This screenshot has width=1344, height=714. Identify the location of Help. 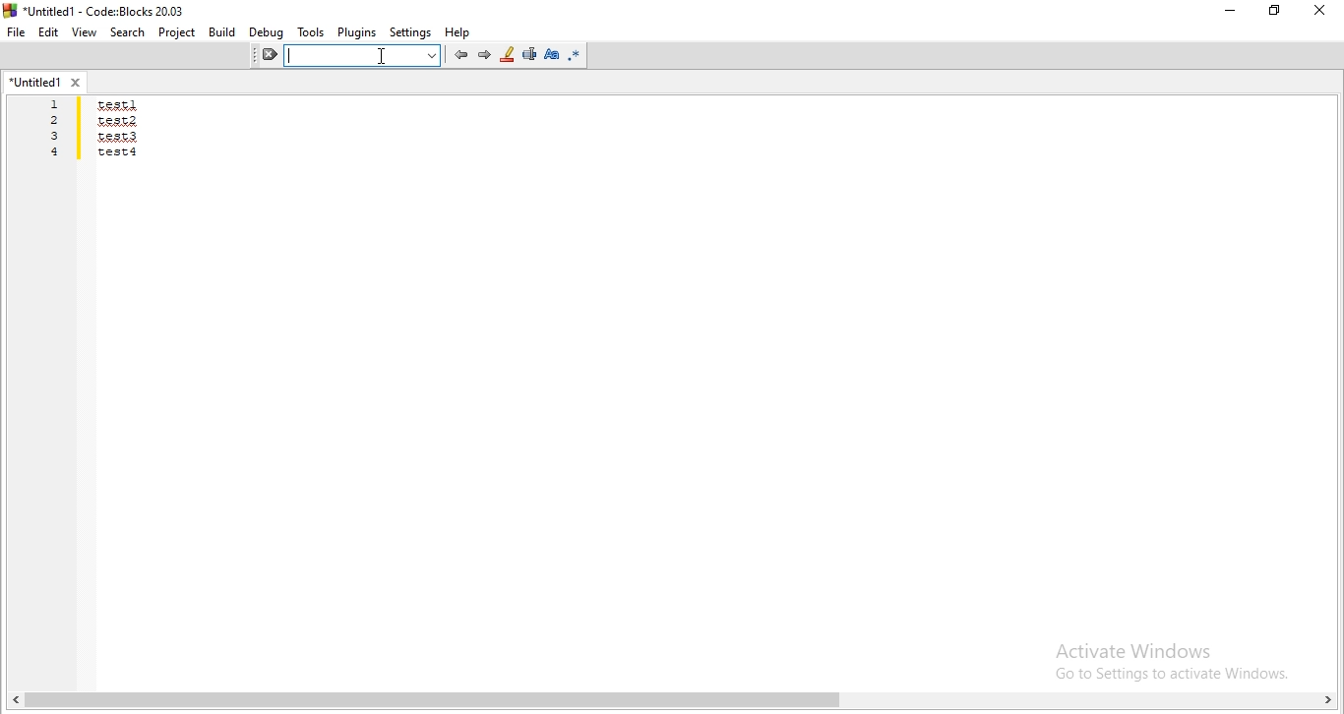
(459, 32).